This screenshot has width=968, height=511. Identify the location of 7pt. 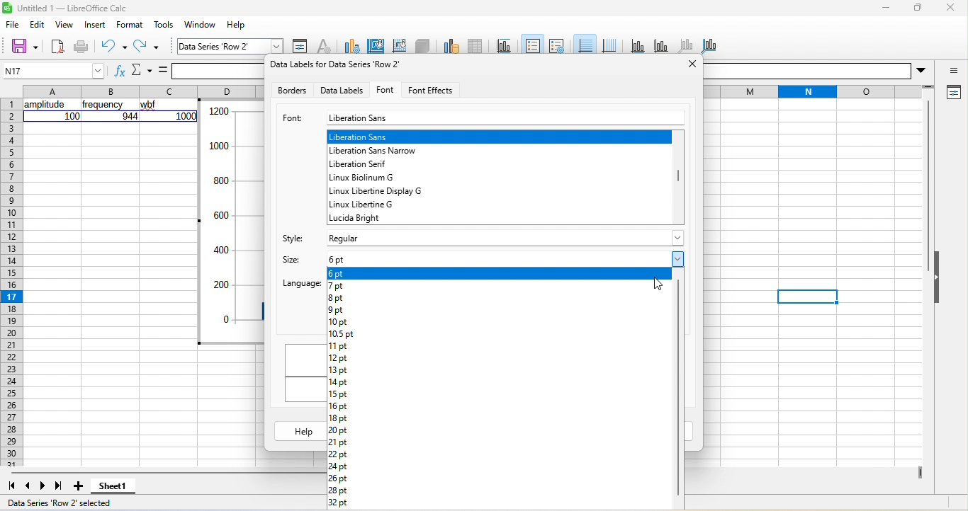
(337, 285).